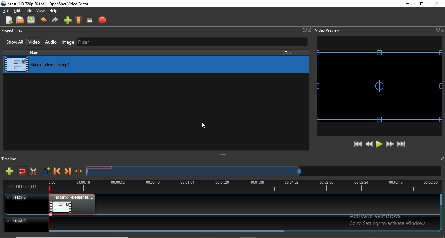  What do you see at coordinates (421, 4) in the screenshot?
I see `Restore` at bounding box center [421, 4].